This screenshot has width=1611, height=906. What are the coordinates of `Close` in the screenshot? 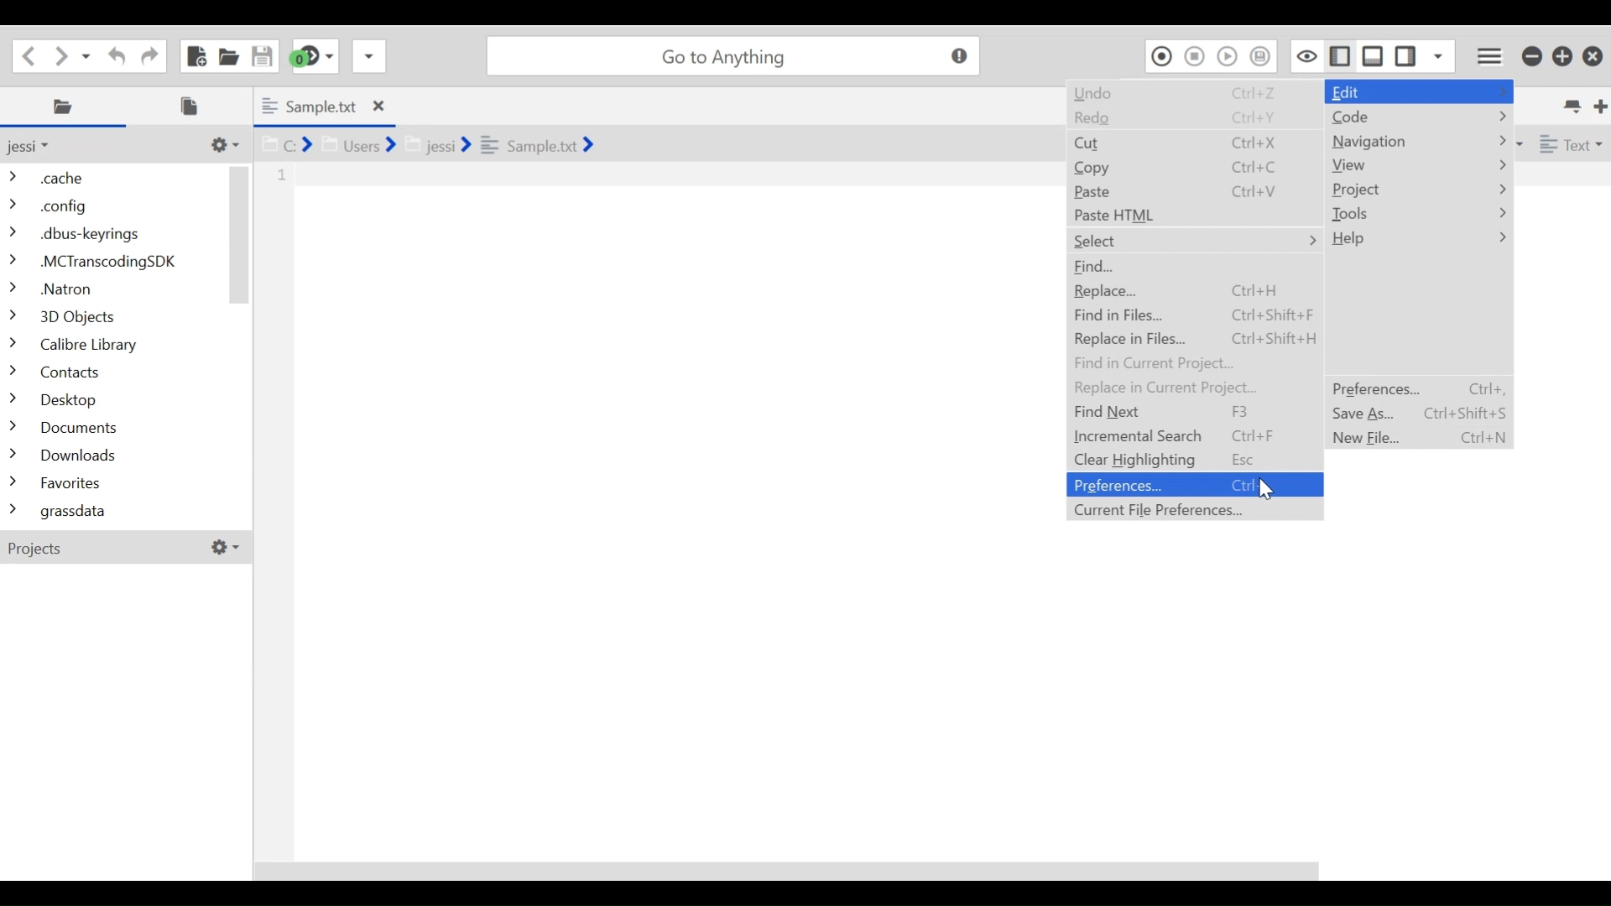 It's located at (1593, 57).